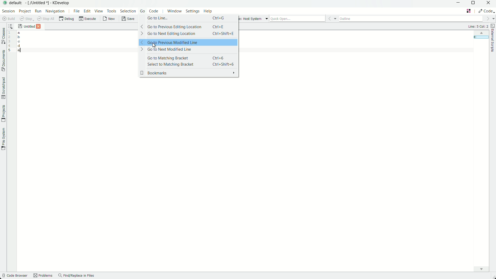  I want to click on view, so click(99, 11).